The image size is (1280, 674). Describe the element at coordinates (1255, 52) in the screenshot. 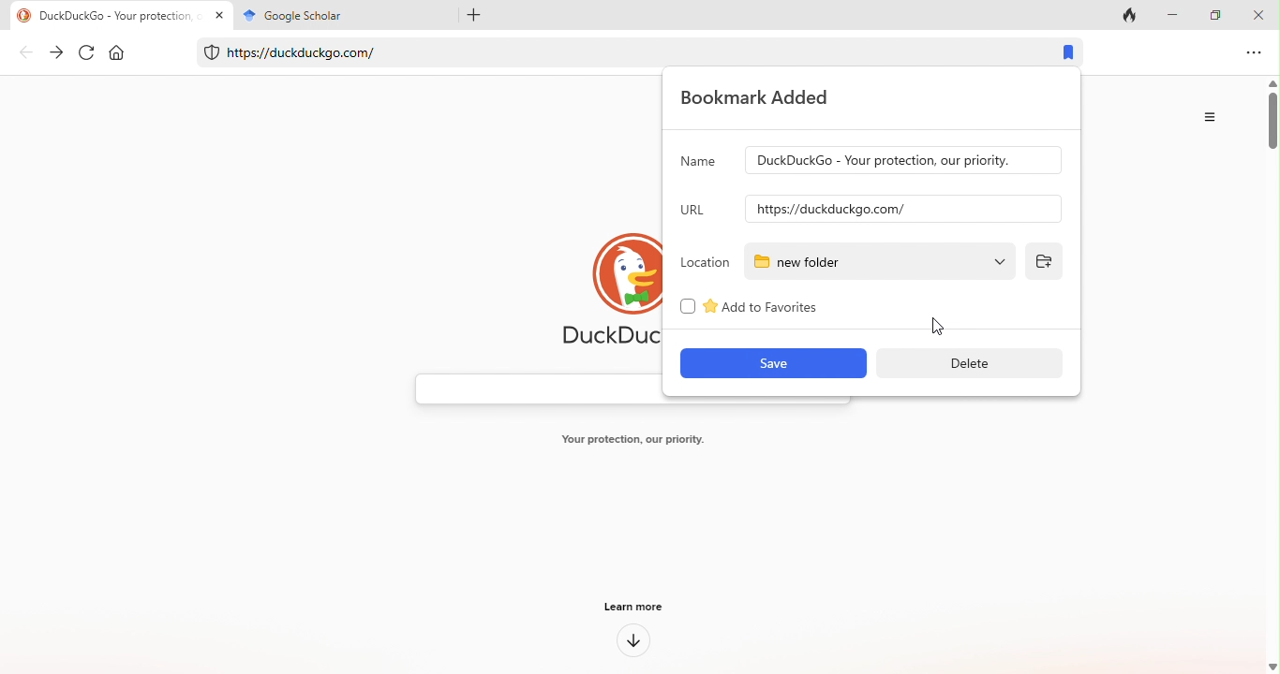

I see `options` at that location.